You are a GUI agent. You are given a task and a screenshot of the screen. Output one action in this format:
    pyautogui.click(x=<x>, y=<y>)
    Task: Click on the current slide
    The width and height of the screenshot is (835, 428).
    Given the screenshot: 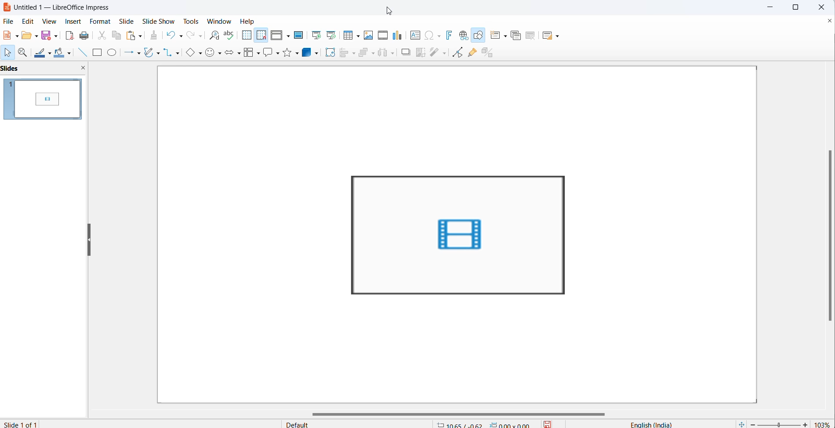 What is the action you would take?
    pyautogui.click(x=25, y=424)
    